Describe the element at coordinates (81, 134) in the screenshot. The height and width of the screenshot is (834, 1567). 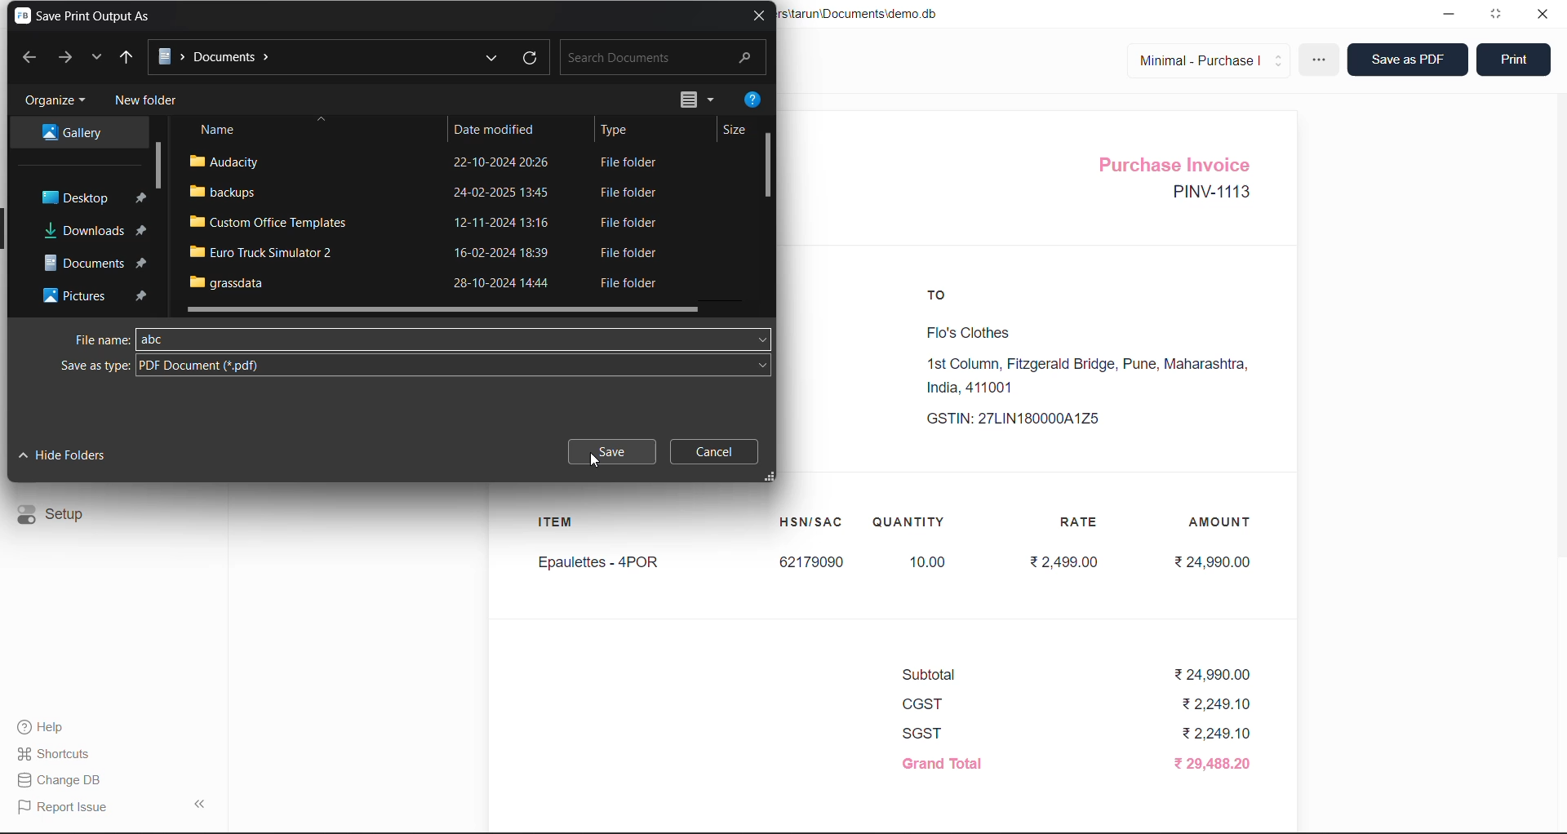
I see `Gallery` at that location.